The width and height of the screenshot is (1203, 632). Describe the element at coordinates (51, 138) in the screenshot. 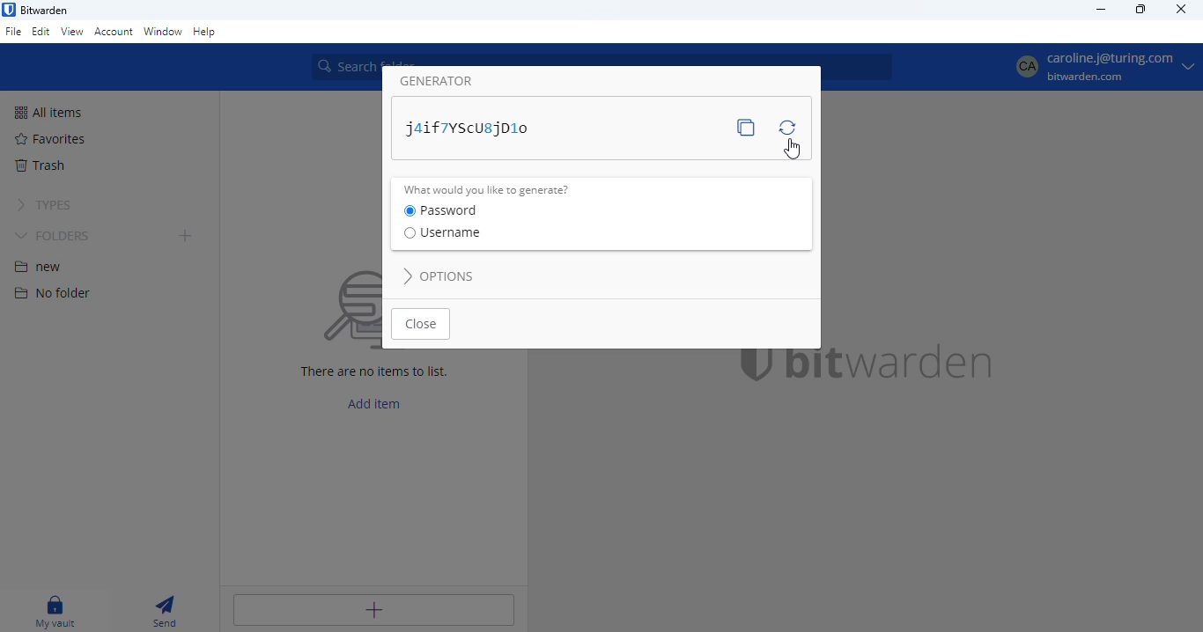

I see `favorites` at that location.